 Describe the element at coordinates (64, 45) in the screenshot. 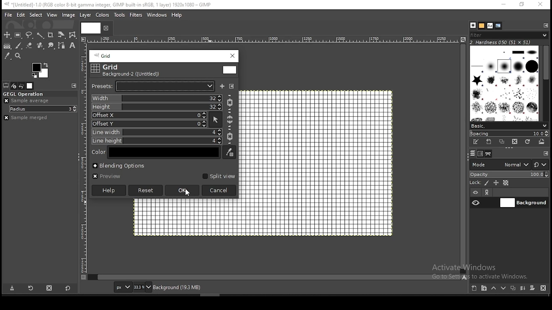

I see `paths tool` at that location.